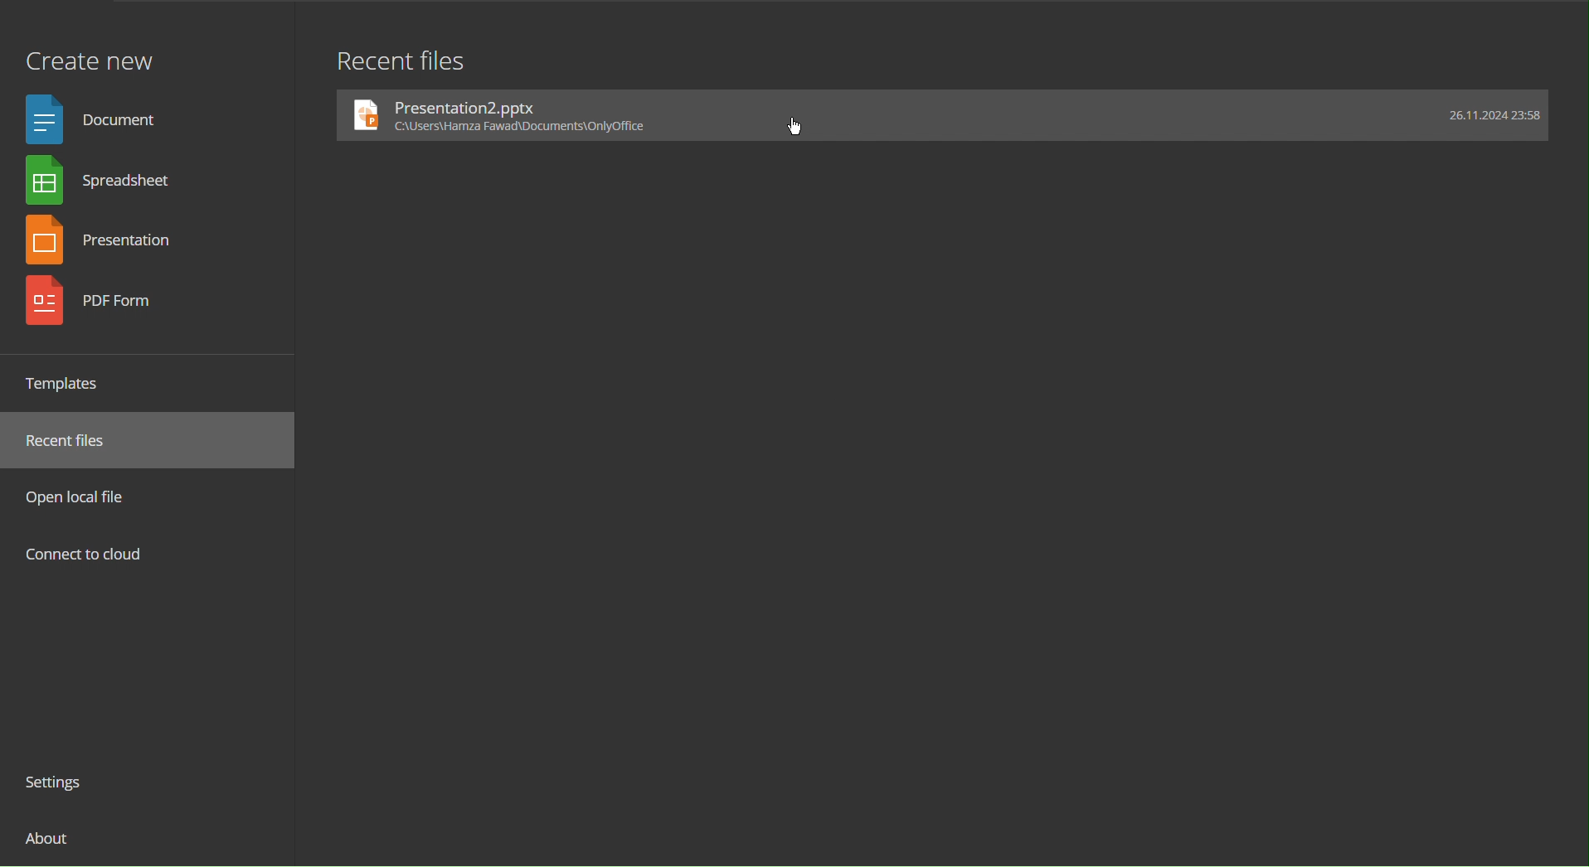 The height and width of the screenshot is (867, 1589). Describe the element at coordinates (105, 303) in the screenshot. I see `PDF Form` at that location.